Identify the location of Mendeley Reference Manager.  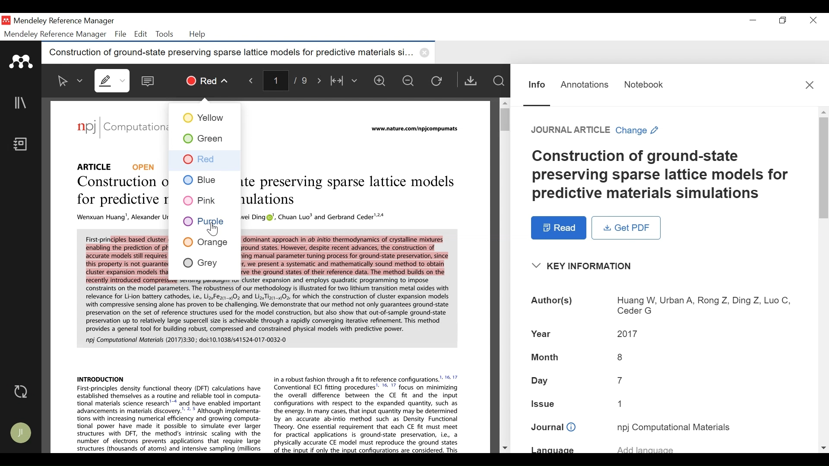
(55, 34).